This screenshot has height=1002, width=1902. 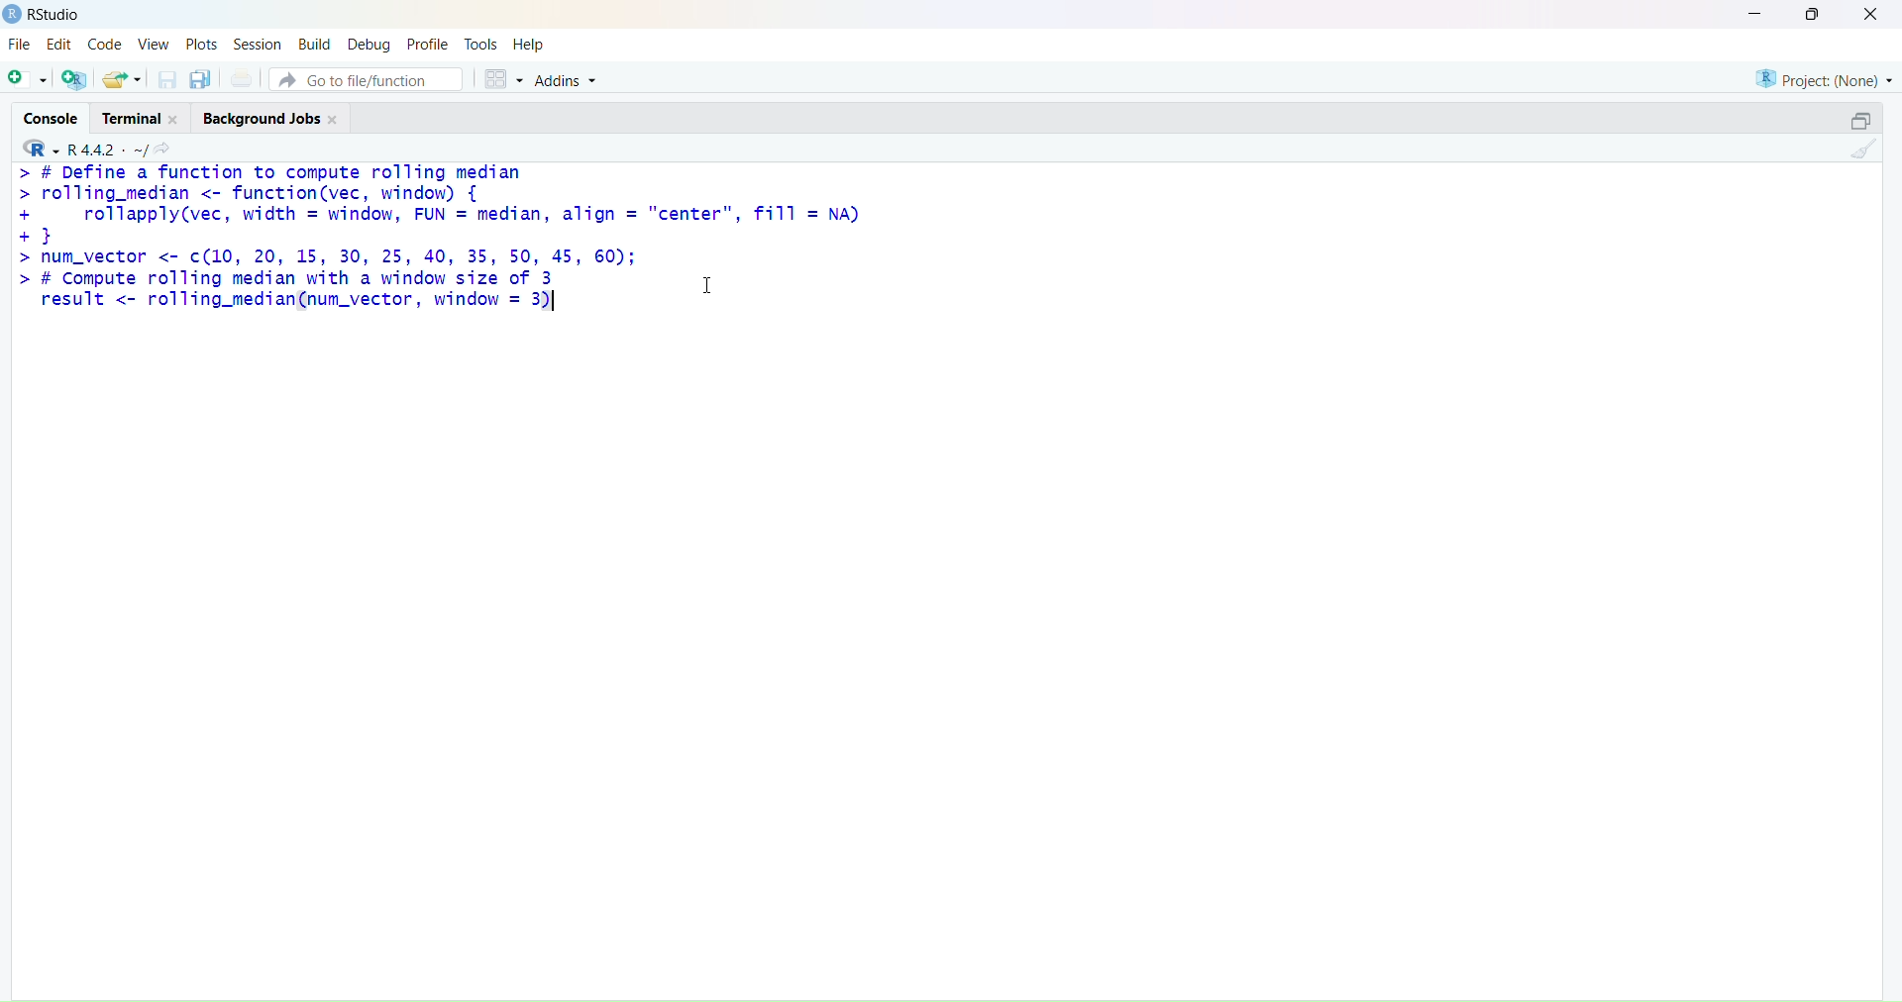 I want to click on logo, so click(x=14, y=14).